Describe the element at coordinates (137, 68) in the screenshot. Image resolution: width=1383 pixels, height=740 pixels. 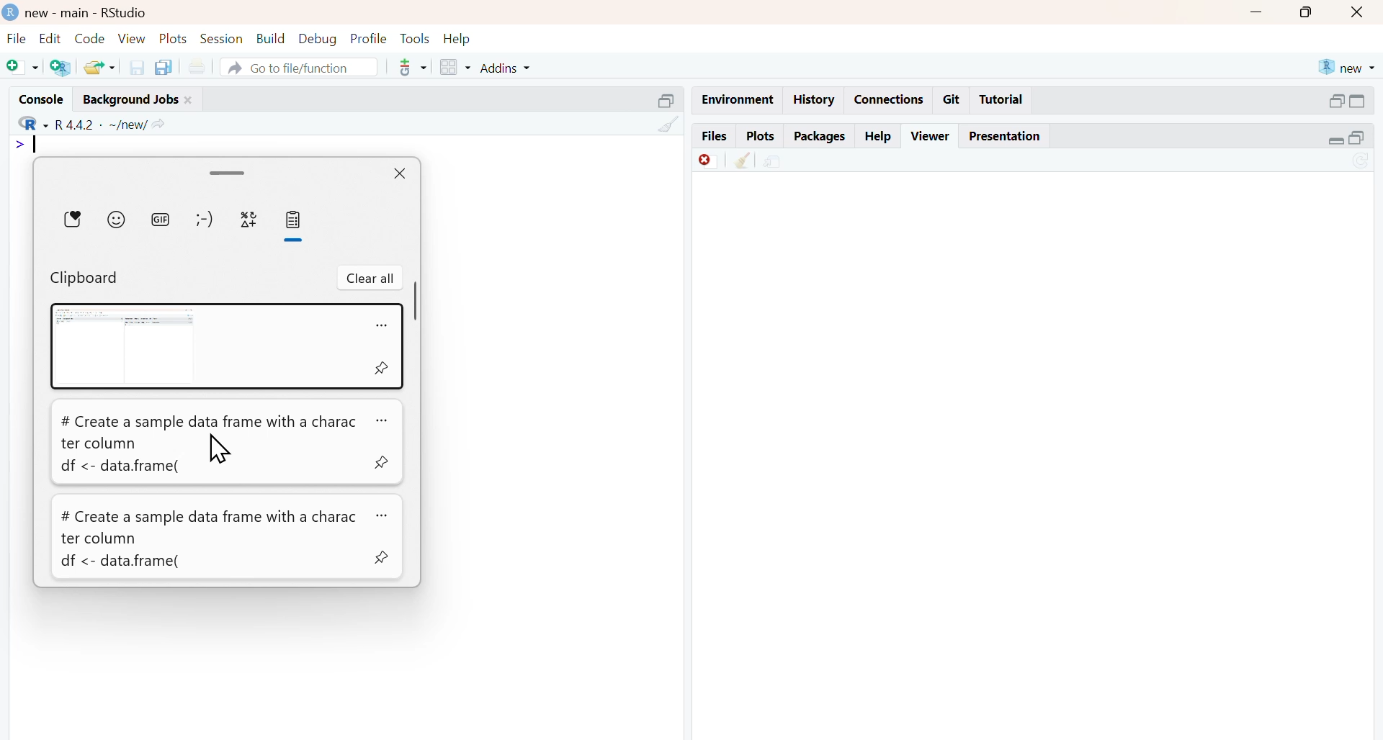
I see `save` at that location.